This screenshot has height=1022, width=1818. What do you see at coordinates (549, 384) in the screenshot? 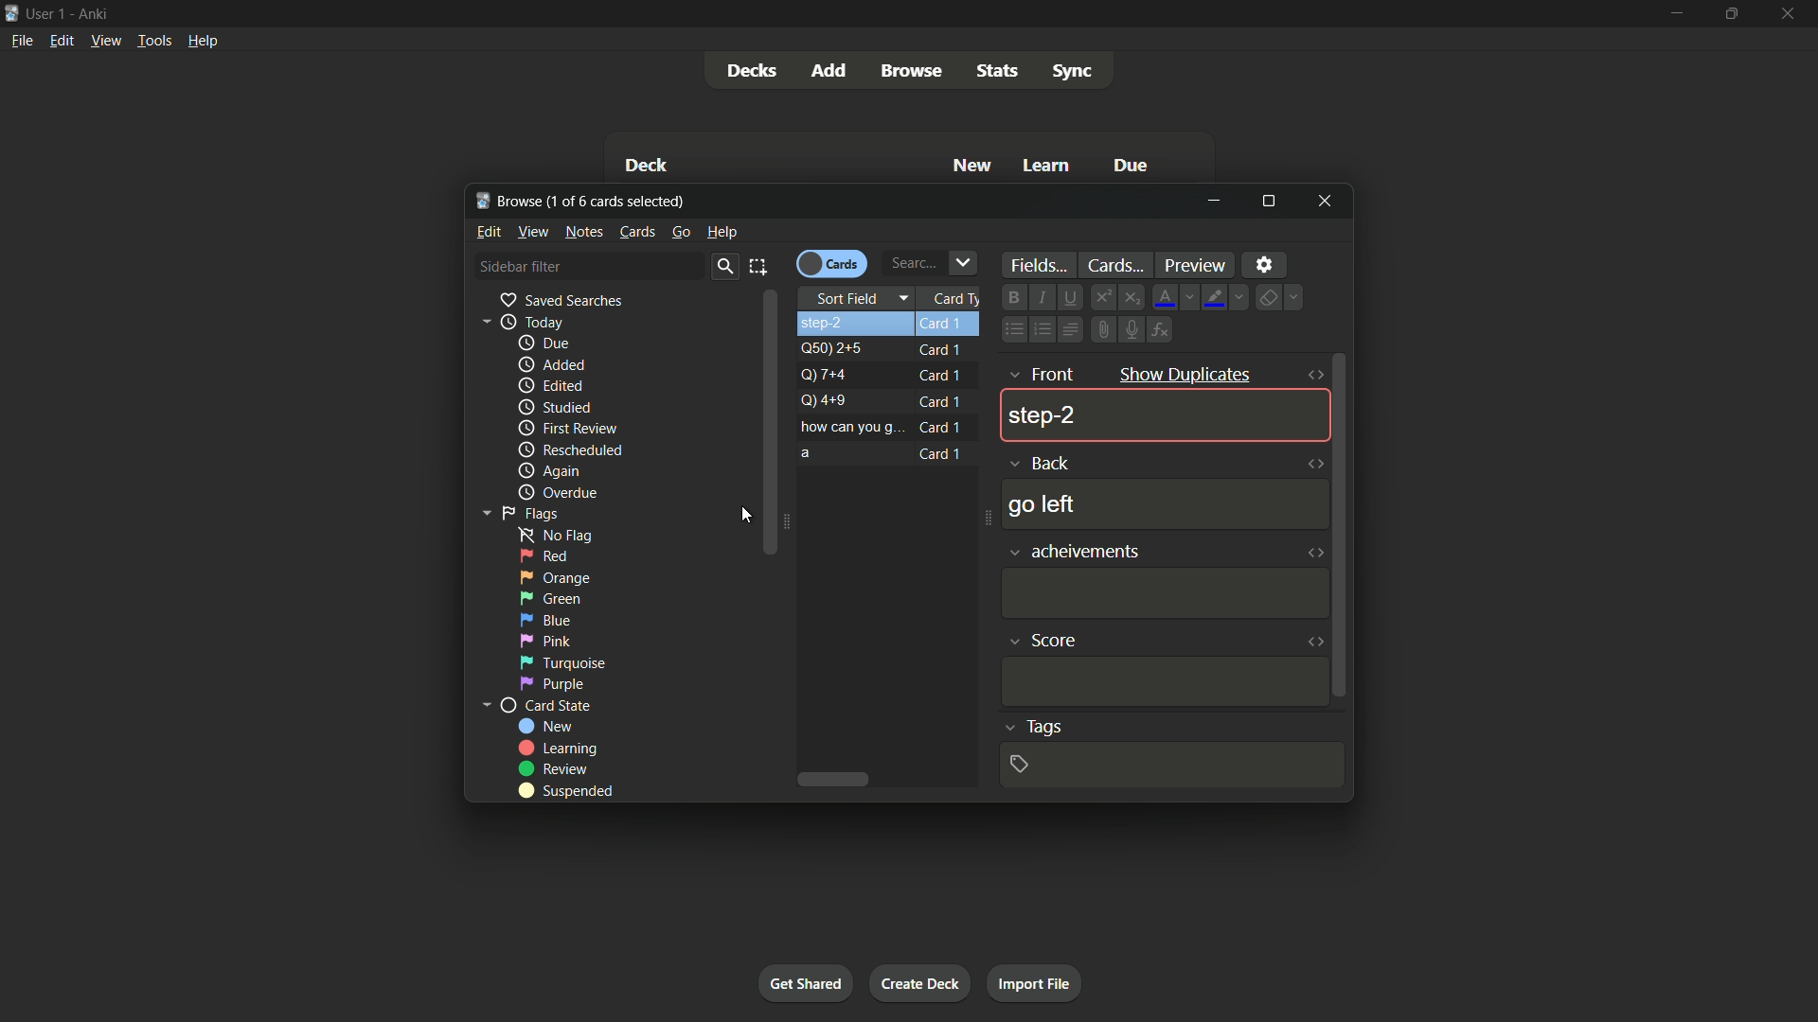
I see ` edited` at bounding box center [549, 384].